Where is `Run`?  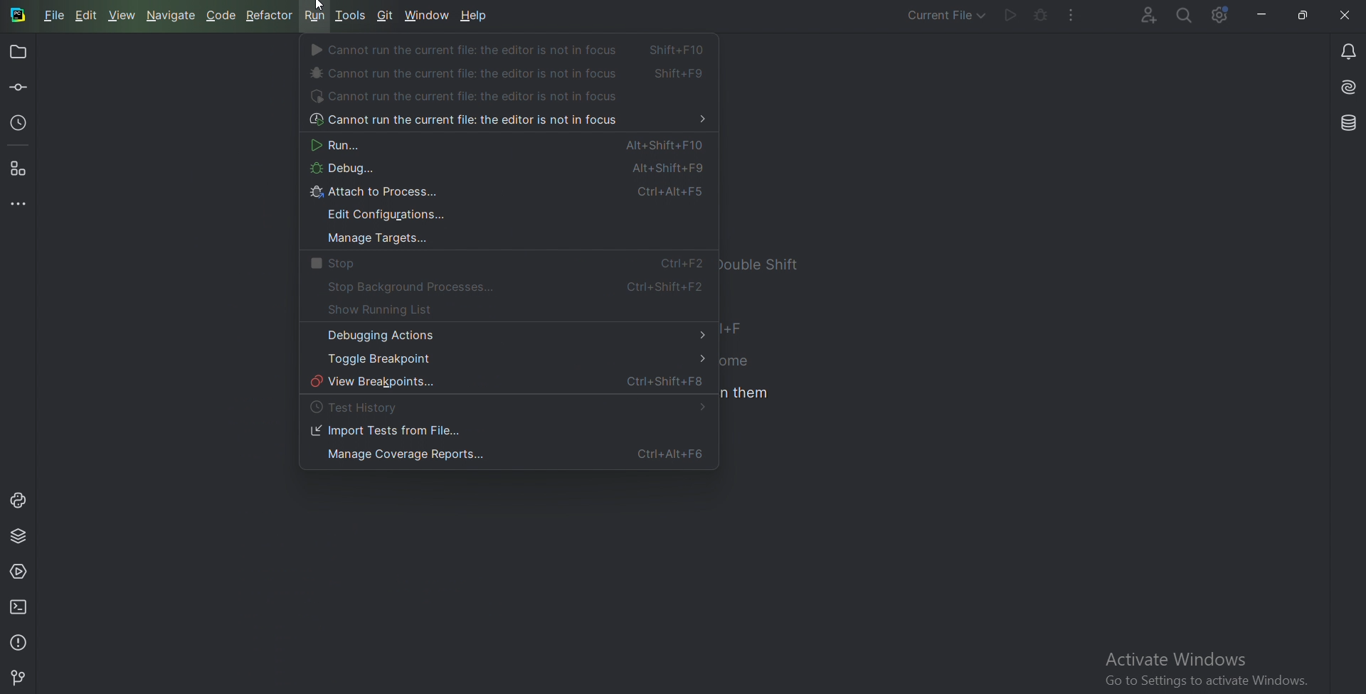 Run is located at coordinates (1010, 16).